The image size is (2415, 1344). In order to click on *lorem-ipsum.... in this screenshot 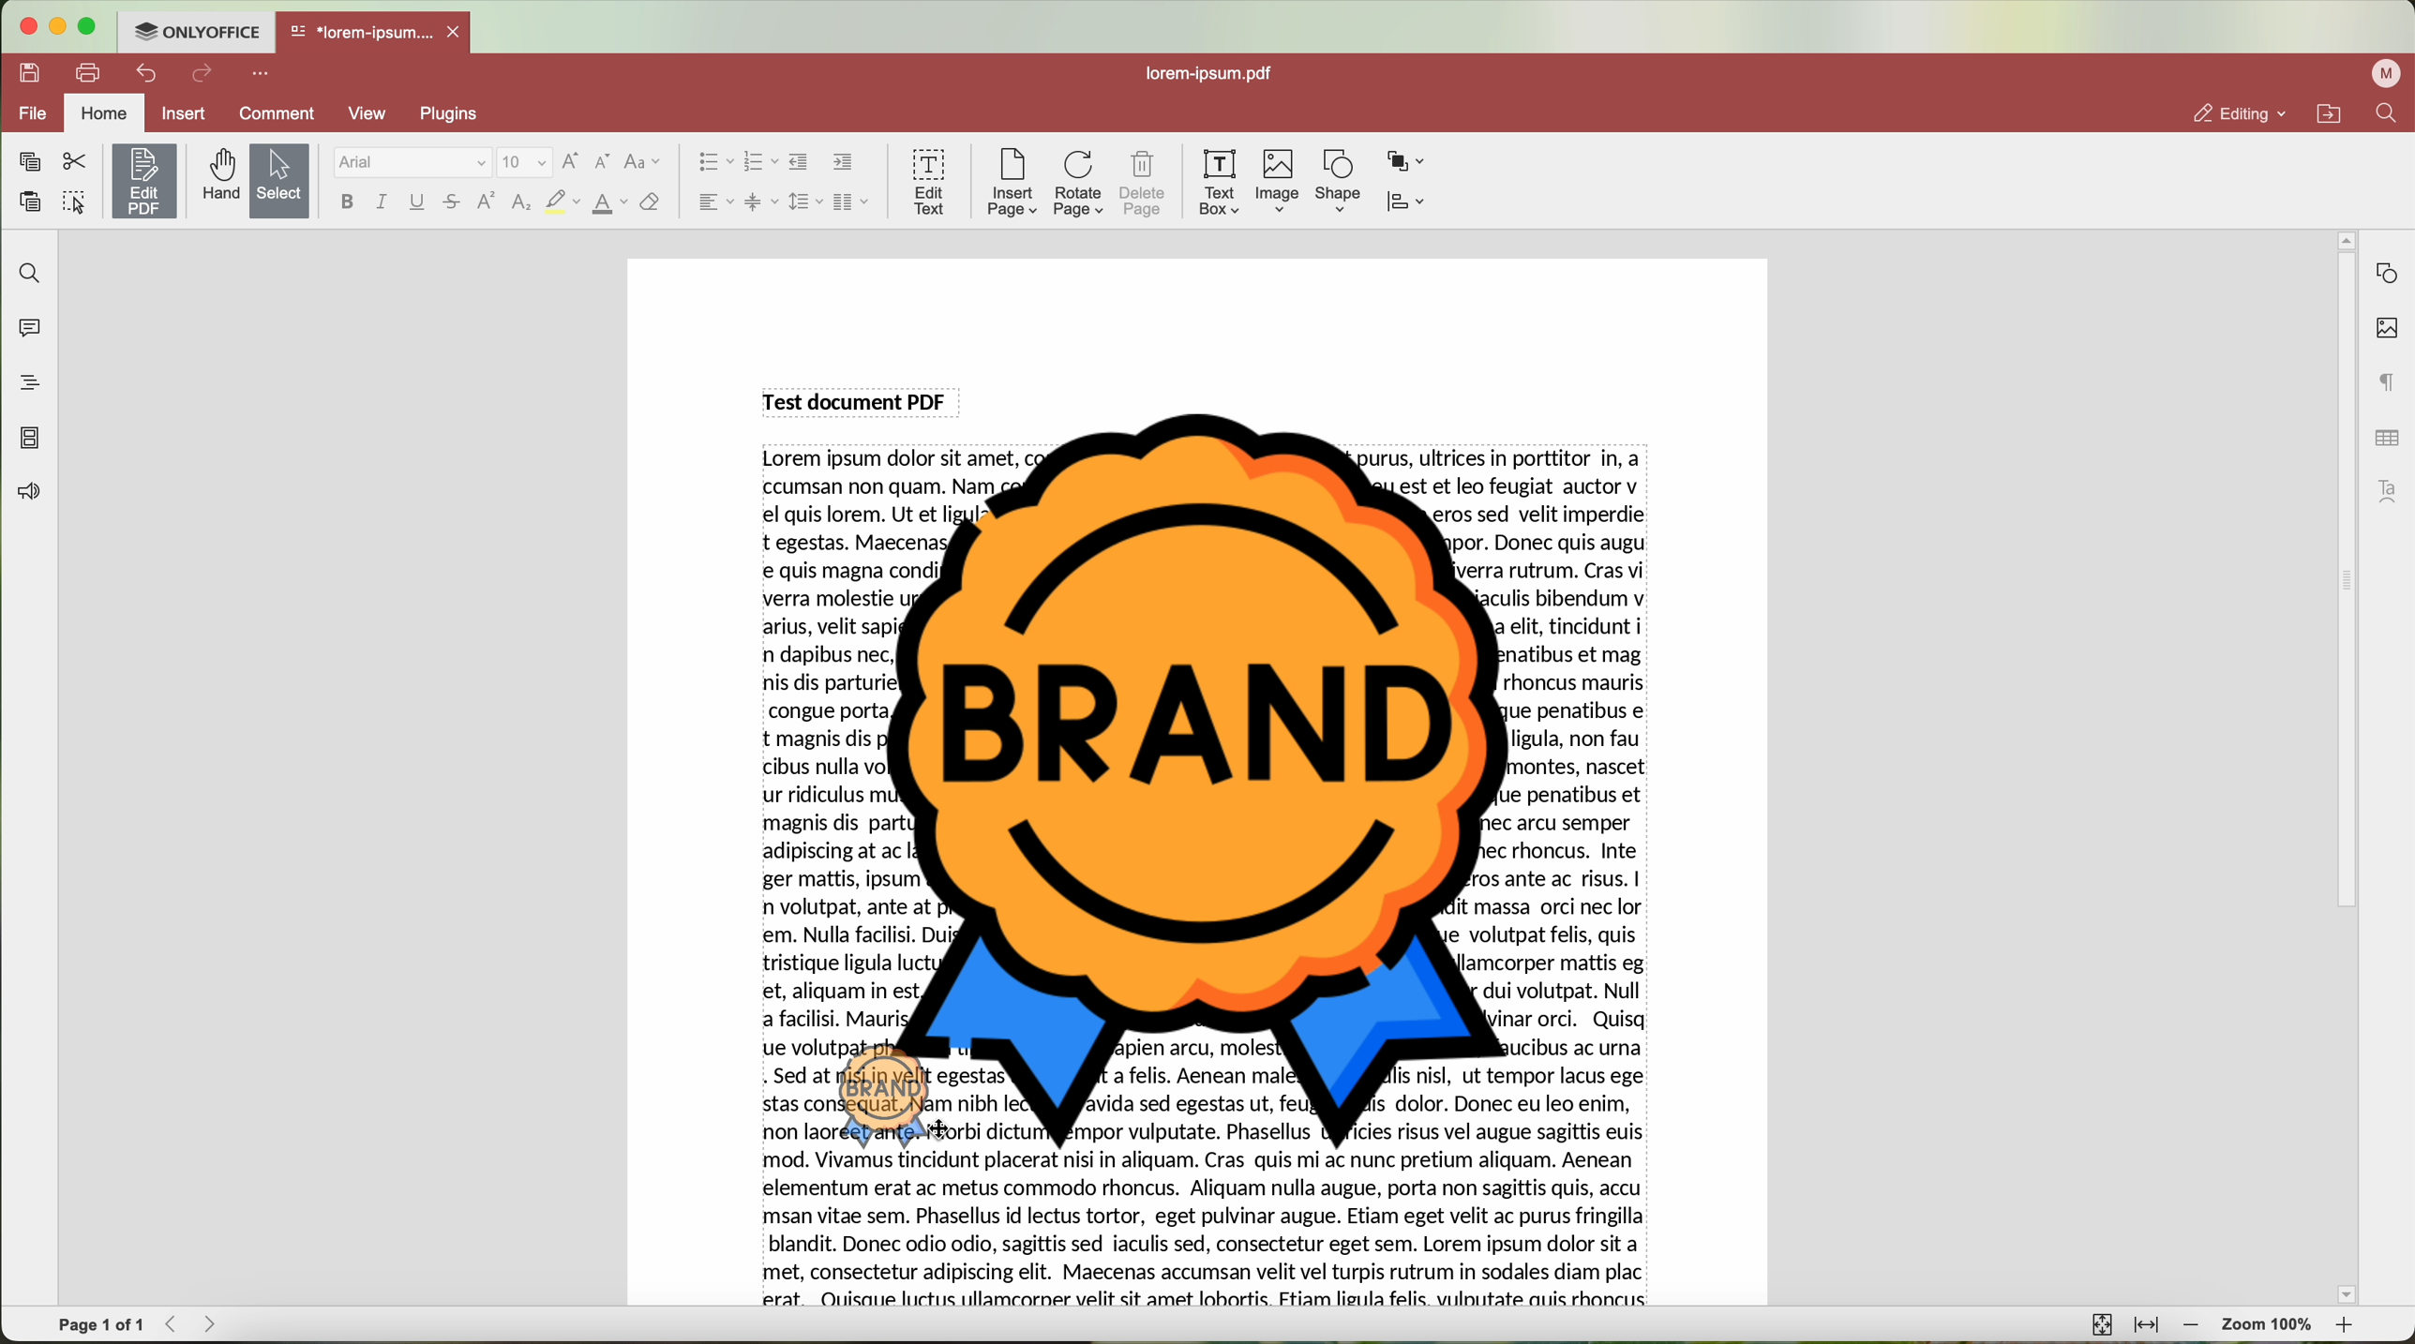, I will do `click(360, 28)`.